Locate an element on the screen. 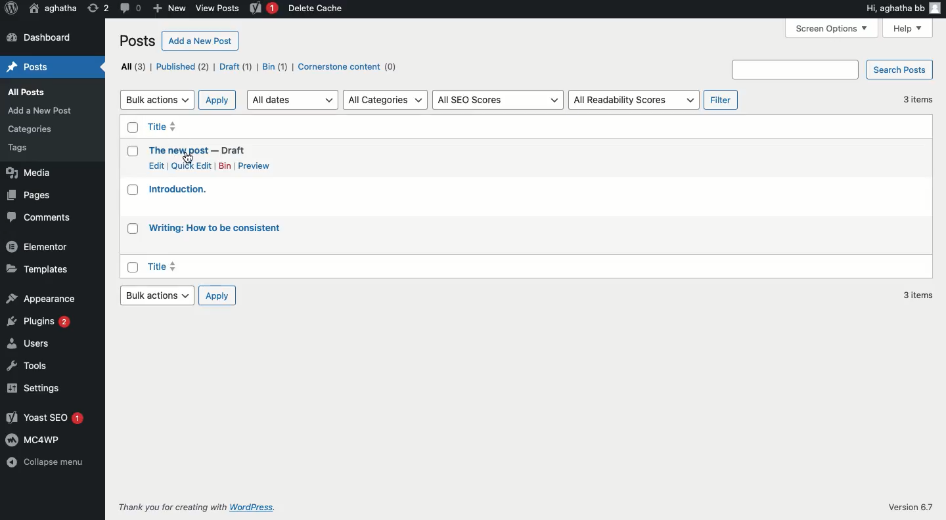  Screen Options is located at coordinates (831, 29).